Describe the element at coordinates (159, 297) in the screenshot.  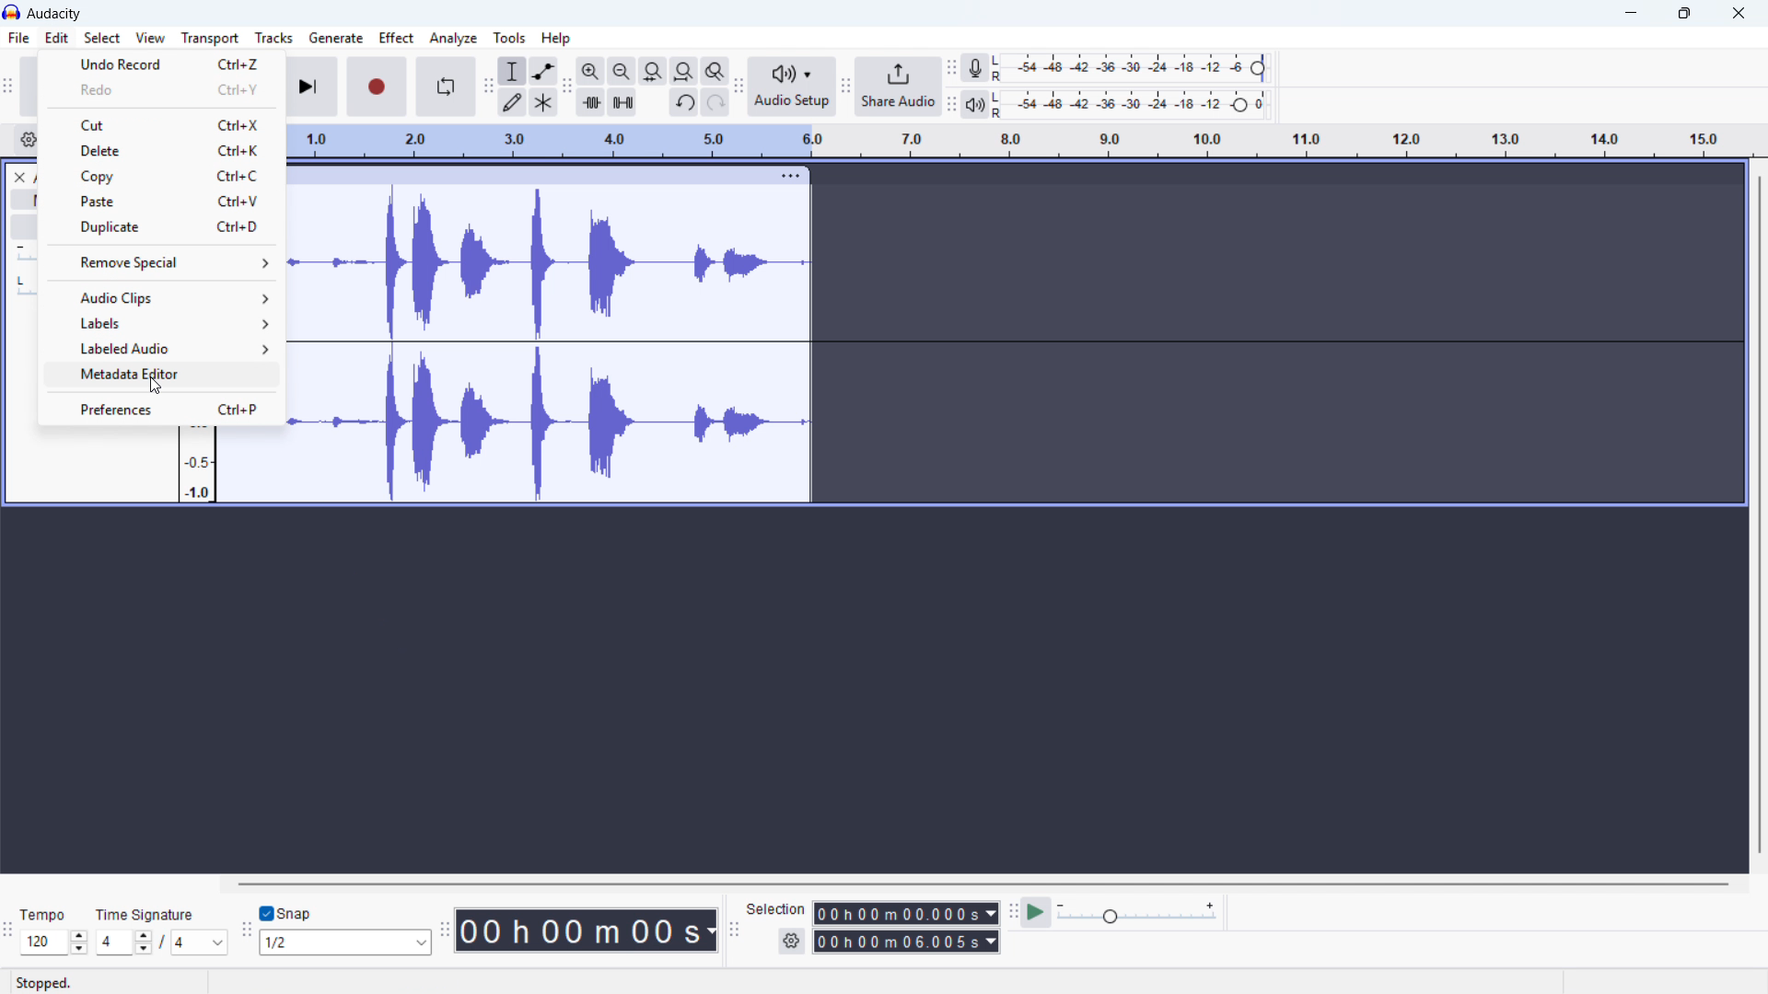
I see `audio clips` at that location.